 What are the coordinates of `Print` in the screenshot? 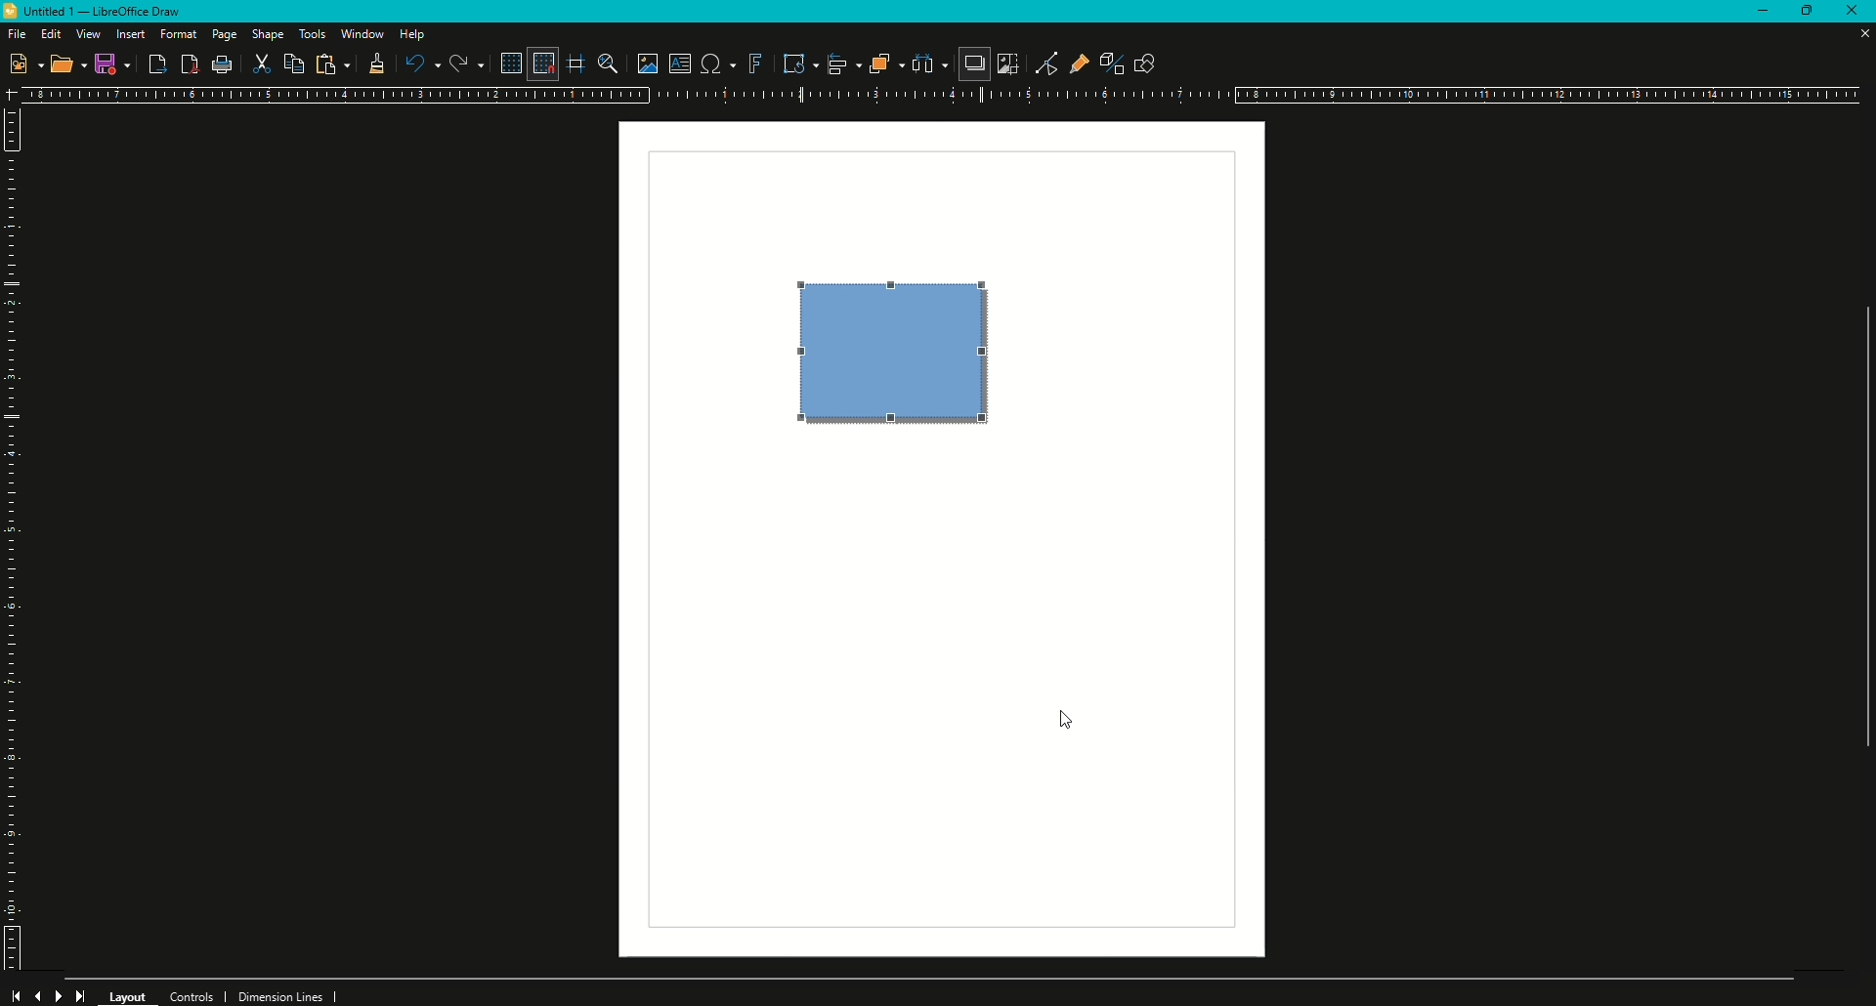 It's located at (224, 66).